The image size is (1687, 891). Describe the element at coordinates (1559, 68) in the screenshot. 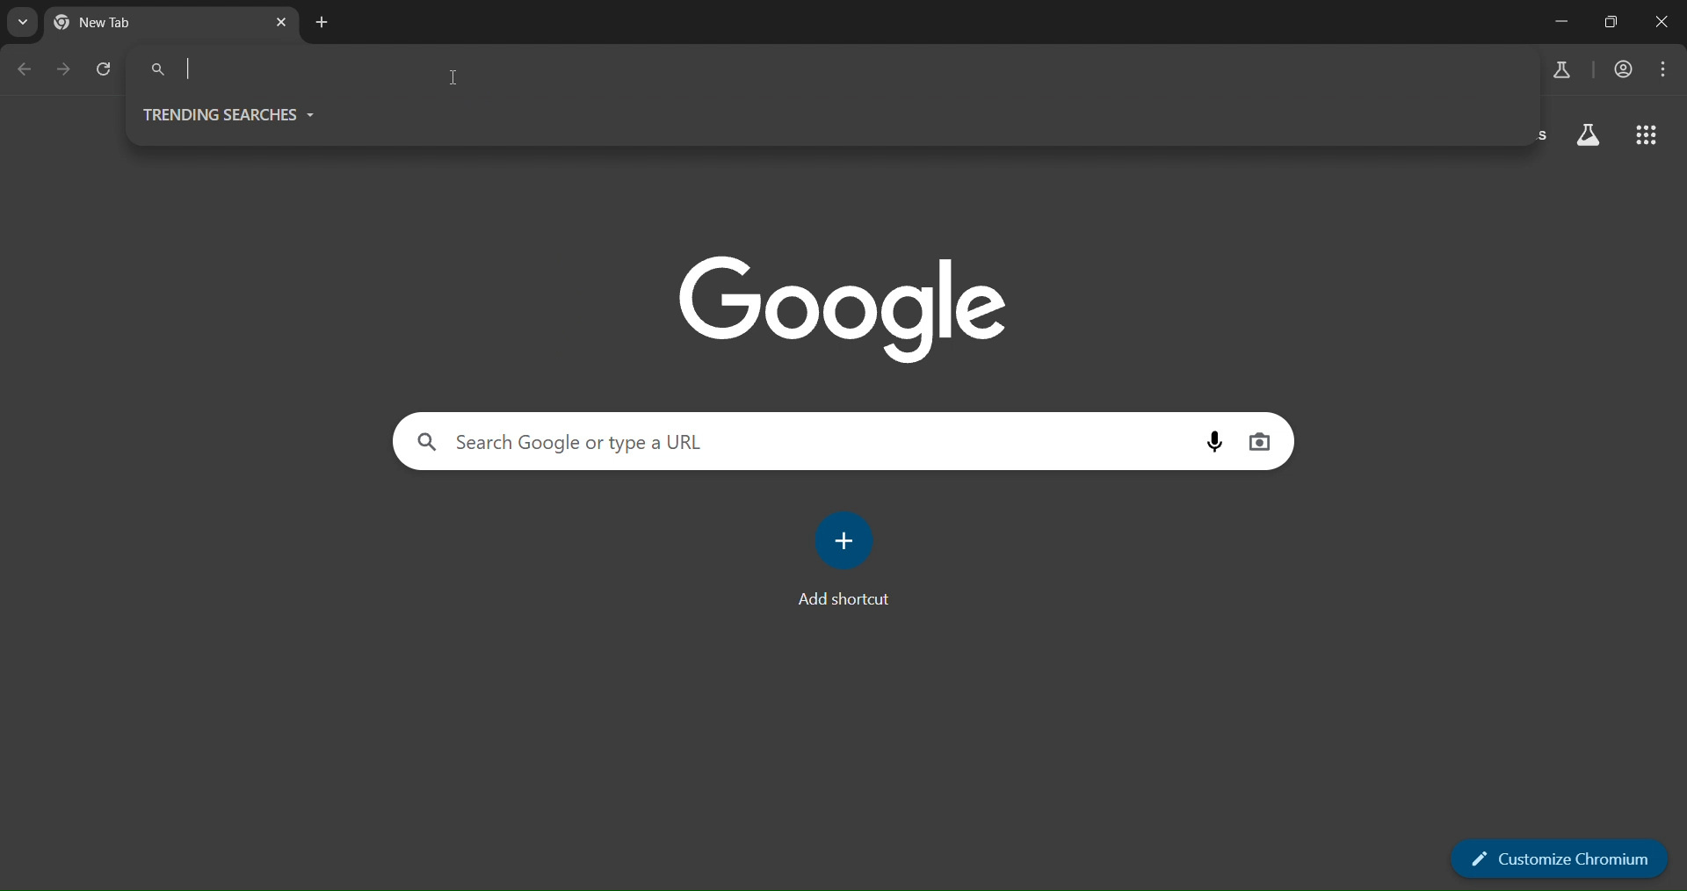

I see `search labs` at that location.